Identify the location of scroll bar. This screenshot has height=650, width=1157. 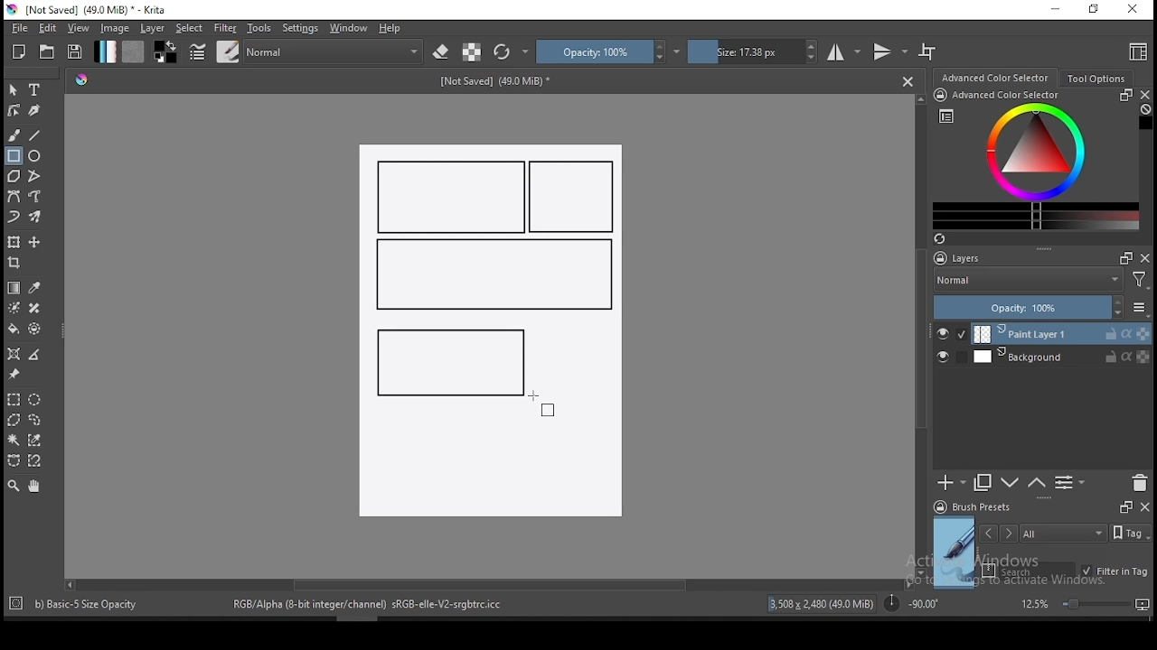
(487, 583).